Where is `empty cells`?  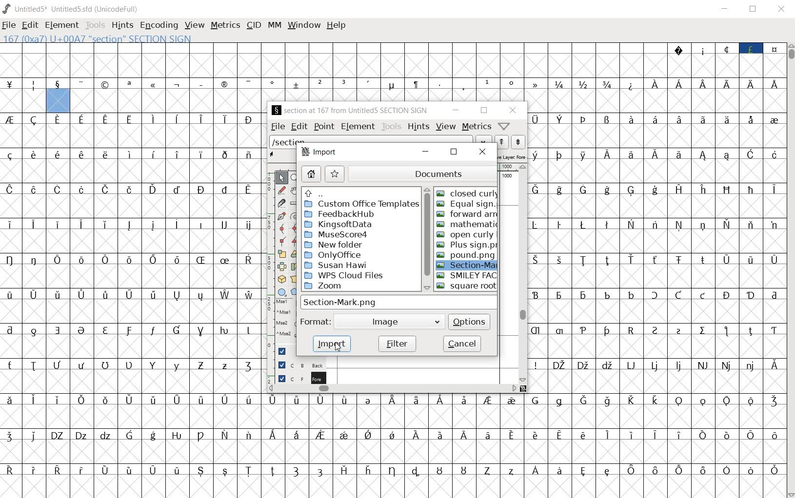
empty cells is located at coordinates (133, 136).